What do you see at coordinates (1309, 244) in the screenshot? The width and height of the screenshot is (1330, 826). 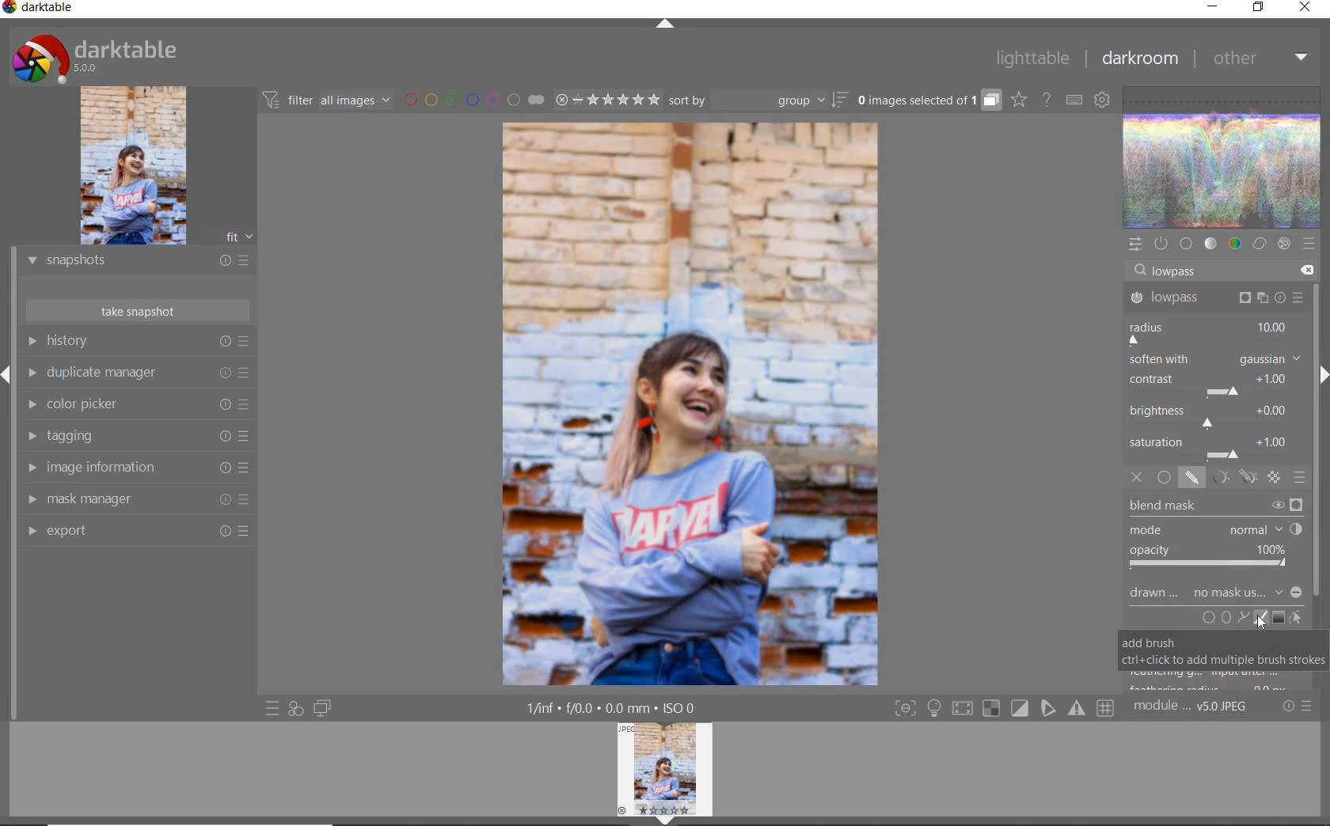 I see `presets` at bounding box center [1309, 244].